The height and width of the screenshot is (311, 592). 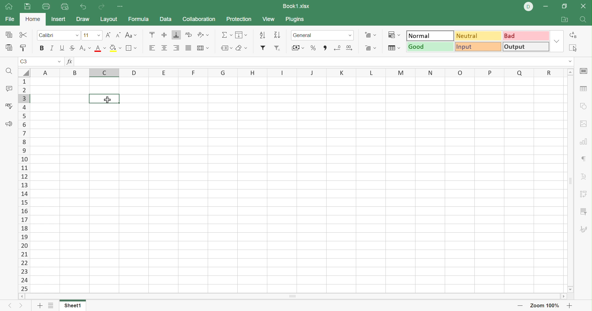 I want to click on Redo, so click(x=102, y=7).